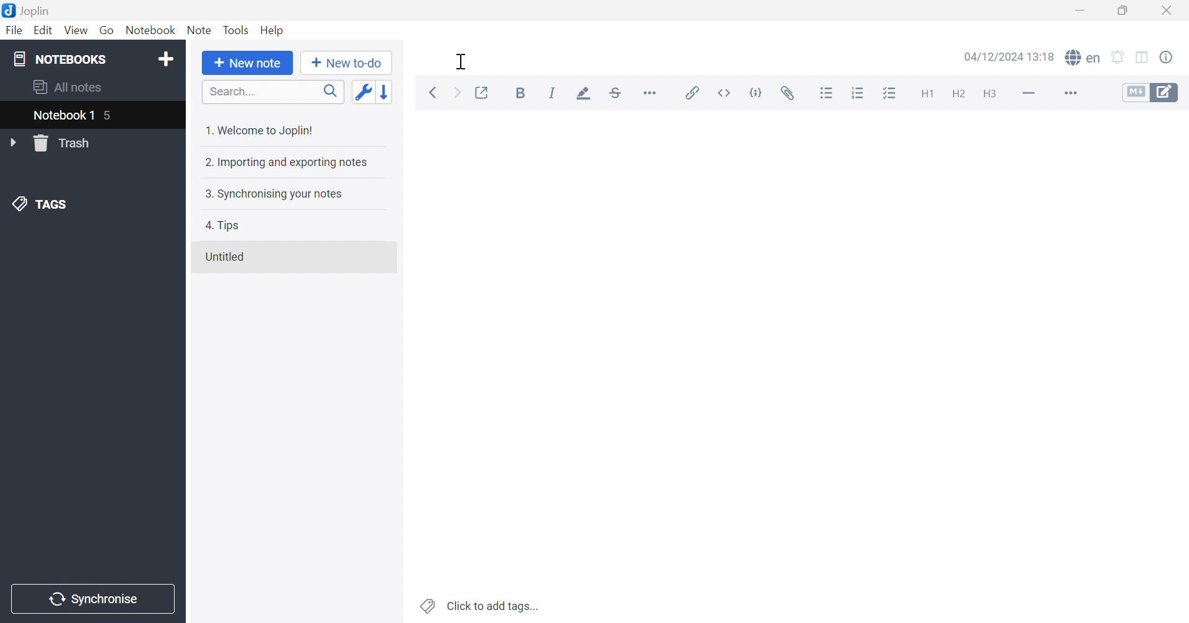  Describe the element at coordinates (1151, 94) in the screenshot. I see `Toggle editors` at that location.